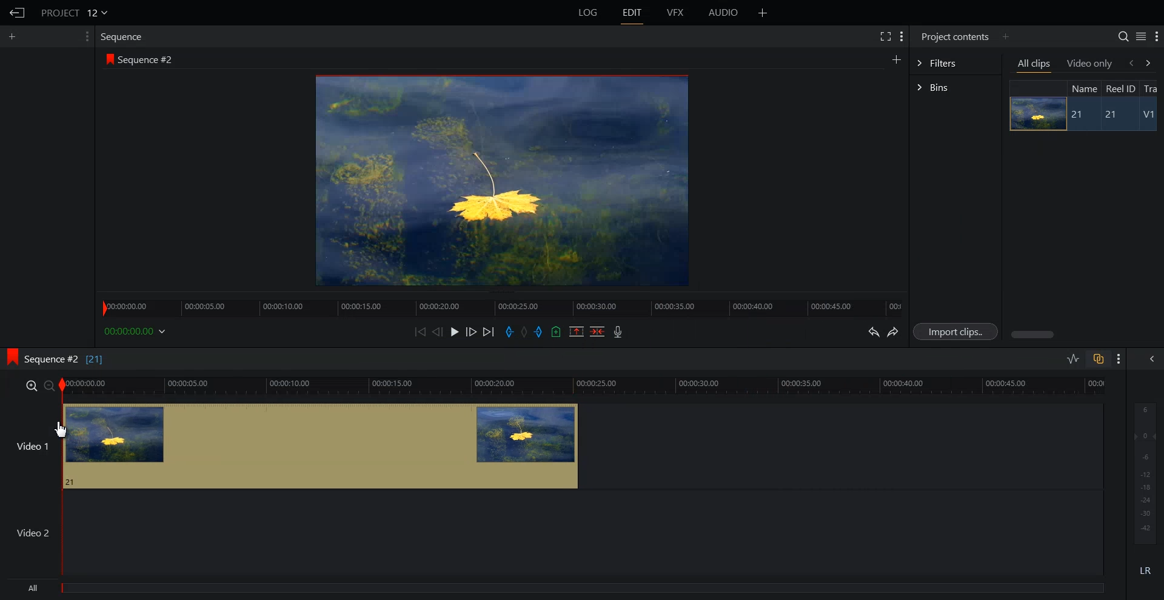 The image size is (1164, 600). Describe the element at coordinates (954, 35) in the screenshot. I see `Project contents` at that location.